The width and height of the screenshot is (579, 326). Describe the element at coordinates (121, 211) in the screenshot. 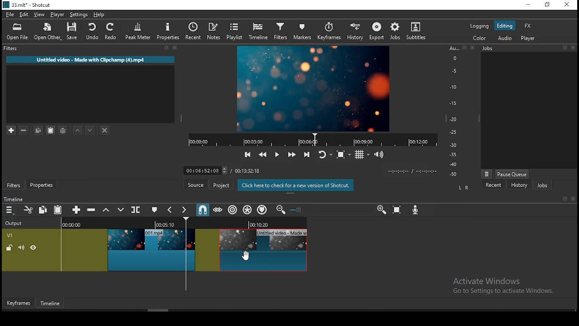

I see `overwrite` at that location.